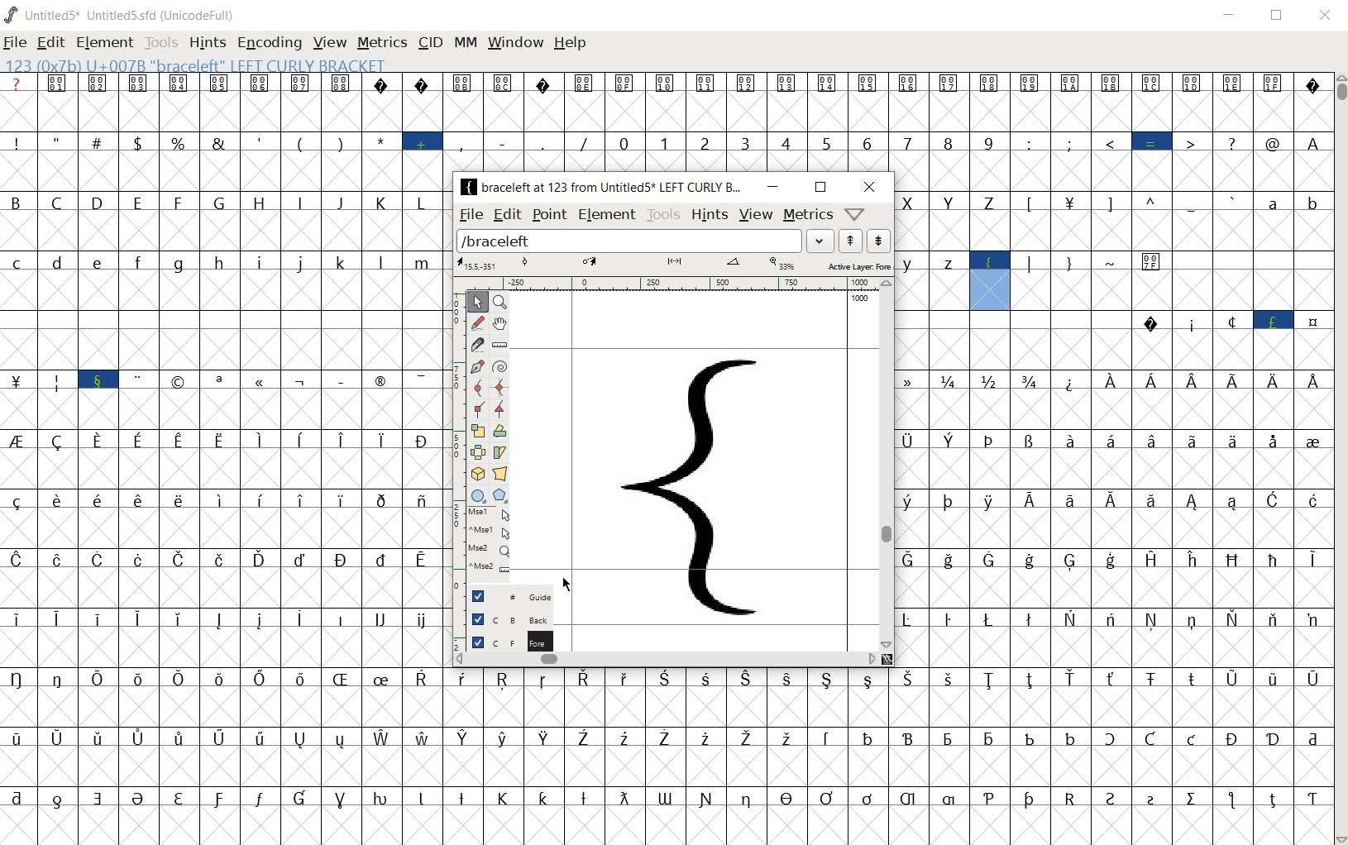 The width and height of the screenshot is (1348, 845). What do you see at coordinates (104, 43) in the screenshot?
I see `element` at bounding box center [104, 43].